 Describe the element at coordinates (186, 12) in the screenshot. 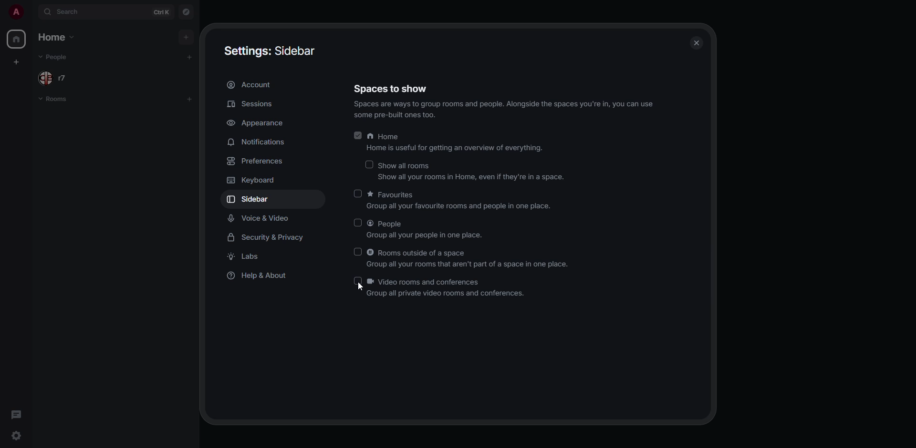

I see `navigator` at that location.